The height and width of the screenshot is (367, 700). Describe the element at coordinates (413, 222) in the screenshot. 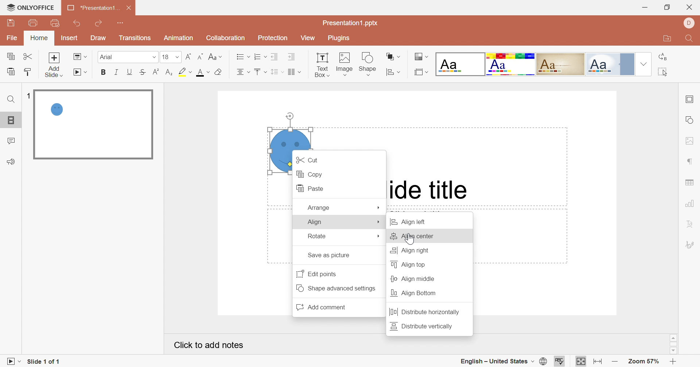

I see `Align Left` at that location.